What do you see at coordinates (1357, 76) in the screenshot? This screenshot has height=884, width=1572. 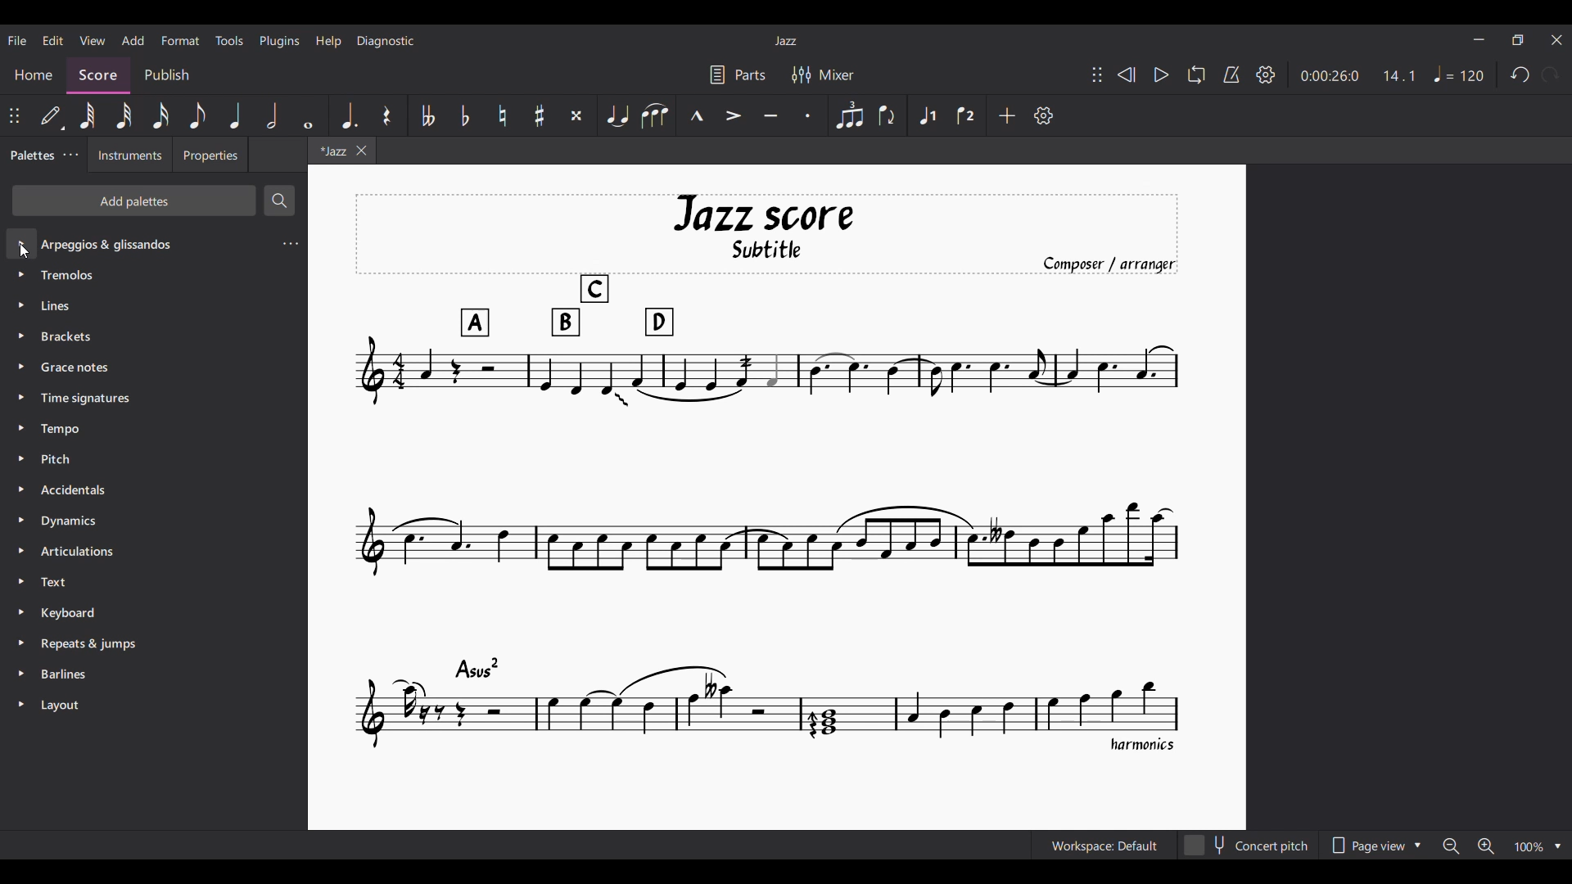 I see `Duration and ratio` at bounding box center [1357, 76].